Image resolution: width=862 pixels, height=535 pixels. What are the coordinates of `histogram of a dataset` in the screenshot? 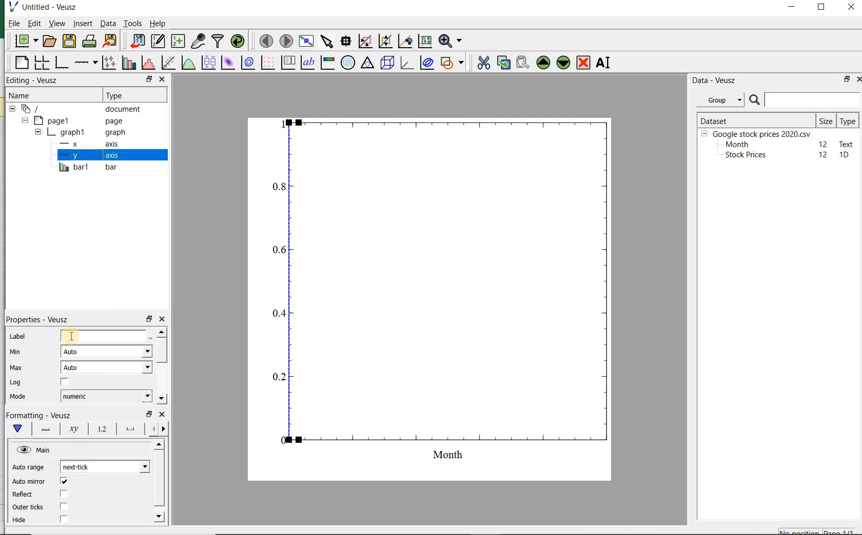 It's located at (147, 64).